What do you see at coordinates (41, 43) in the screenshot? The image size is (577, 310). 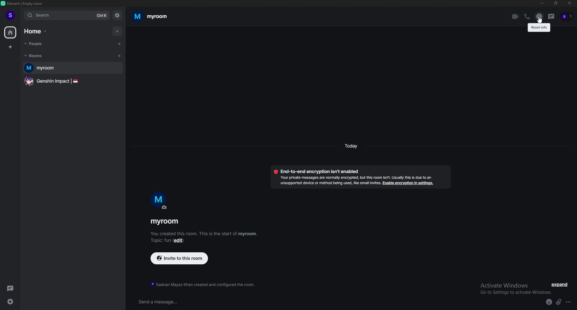 I see `people` at bounding box center [41, 43].